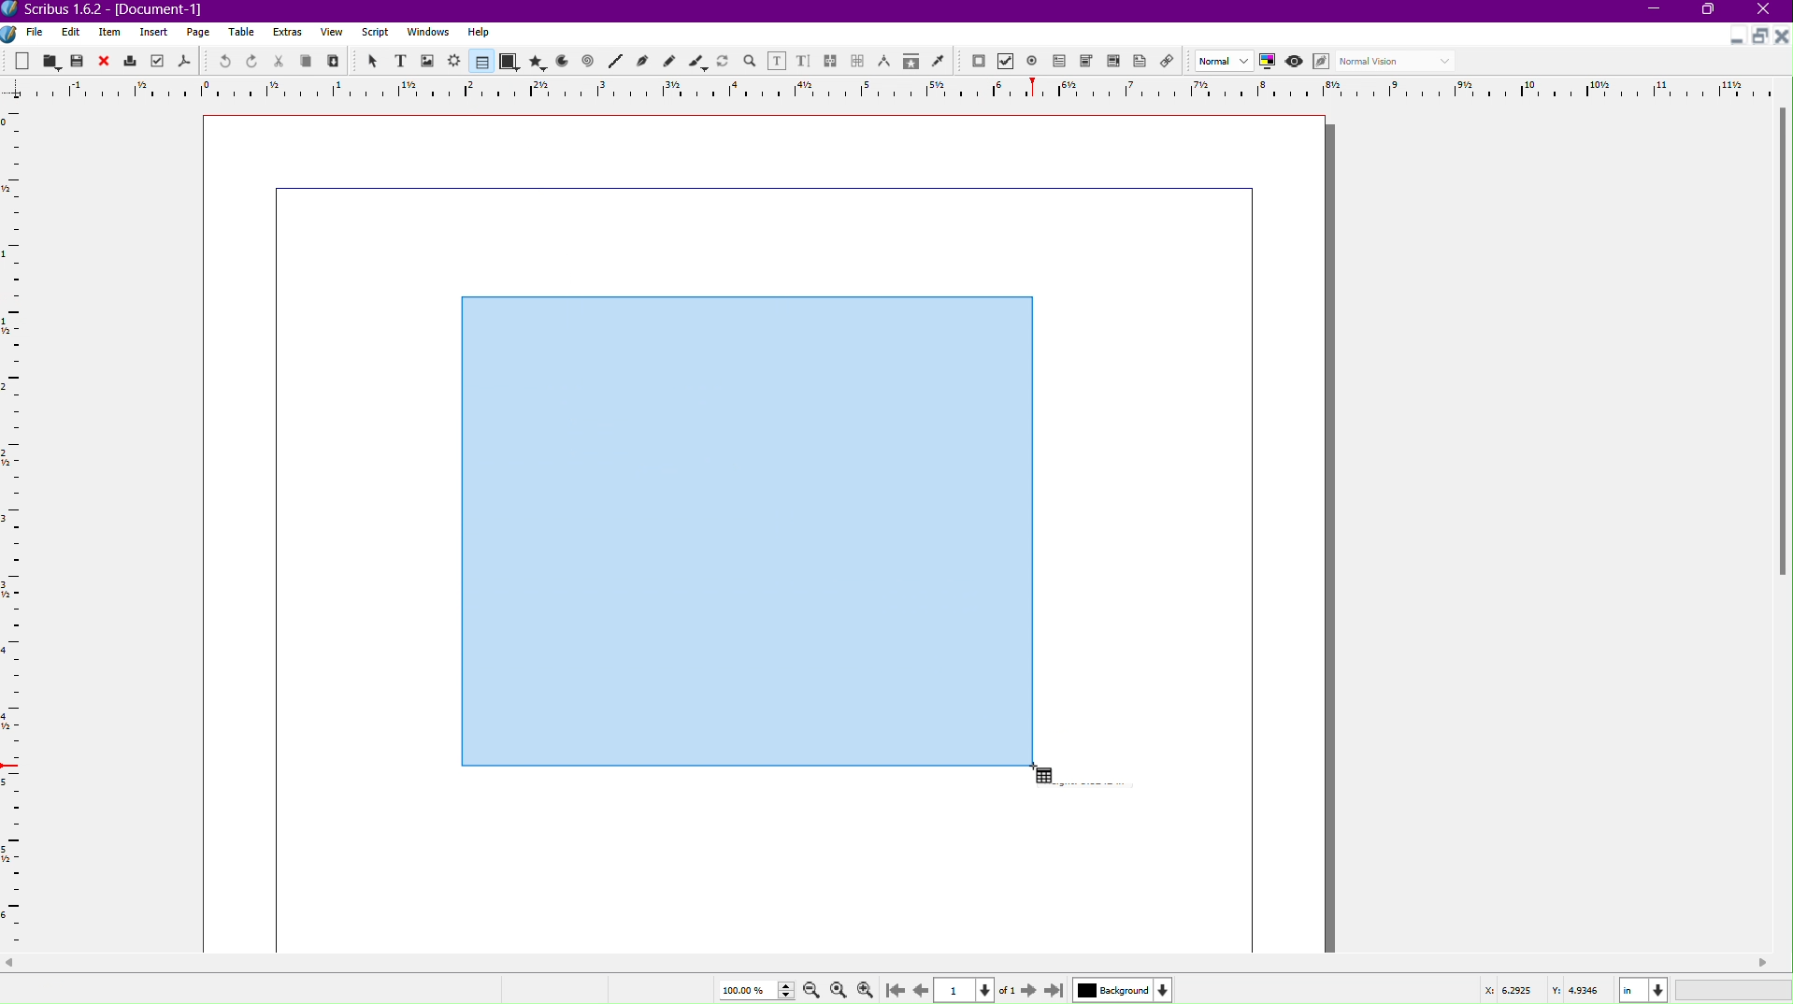 Image resolution: width=1793 pixels, height=1004 pixels. What do you see at coordinates (920, 987) in the screenshot?
I see `Go to Previous Page` at bounding box center [920, 987].